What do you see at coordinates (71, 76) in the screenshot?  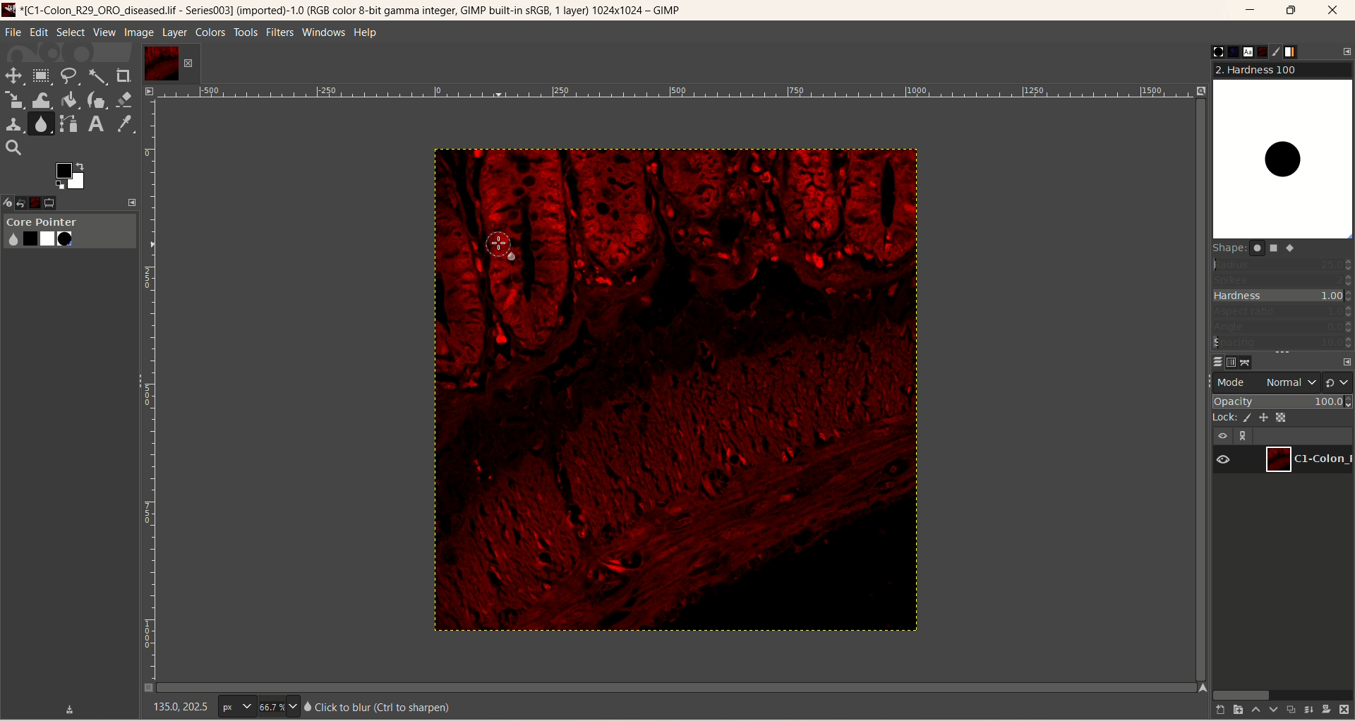 I see `free select tool` at bounding box center [71, 76].